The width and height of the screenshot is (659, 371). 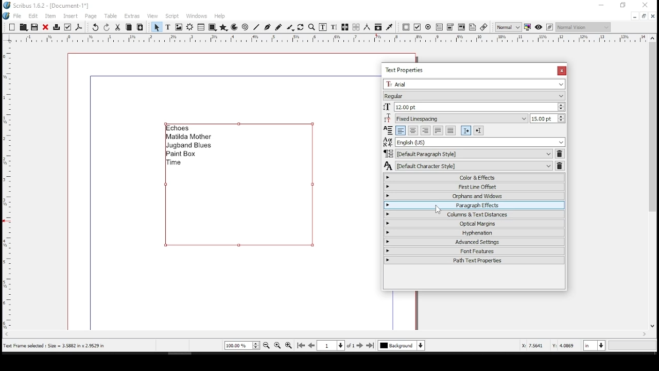 What do you see at coordinates (593, 346) in the screenshot?
I see `units` at bounding box center [593, 346].